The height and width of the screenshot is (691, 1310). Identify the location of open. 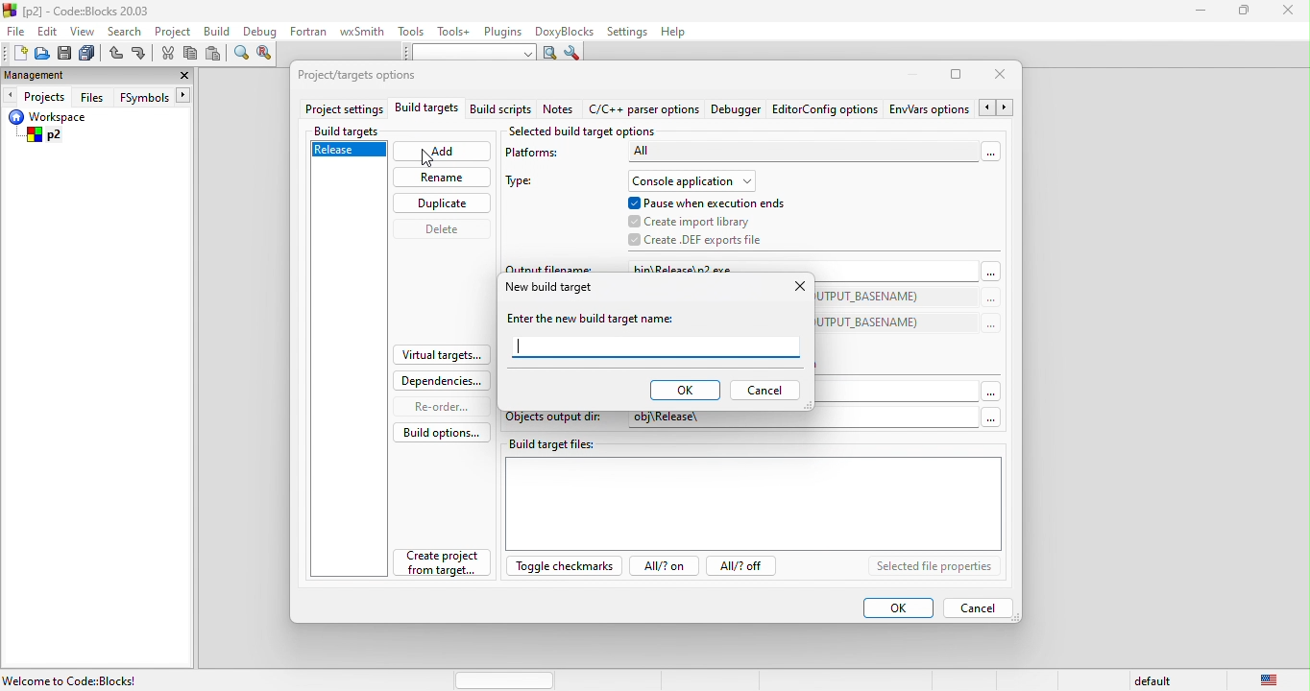
(42, 54).